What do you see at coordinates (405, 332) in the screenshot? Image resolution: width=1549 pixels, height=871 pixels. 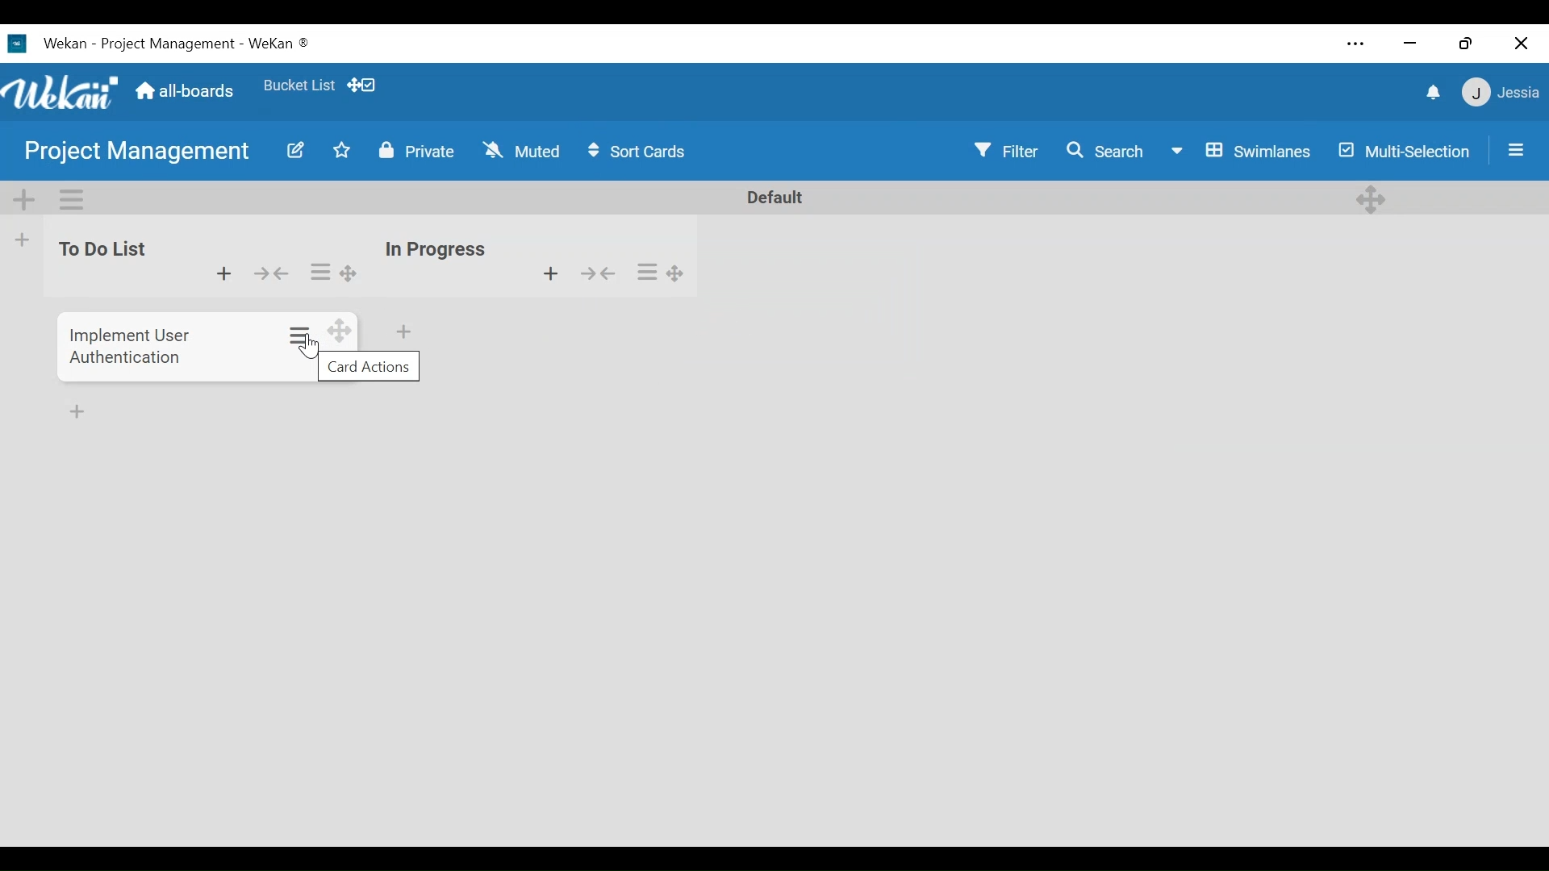 I see `Add card bottom of list` at bounding box center [405, 332].